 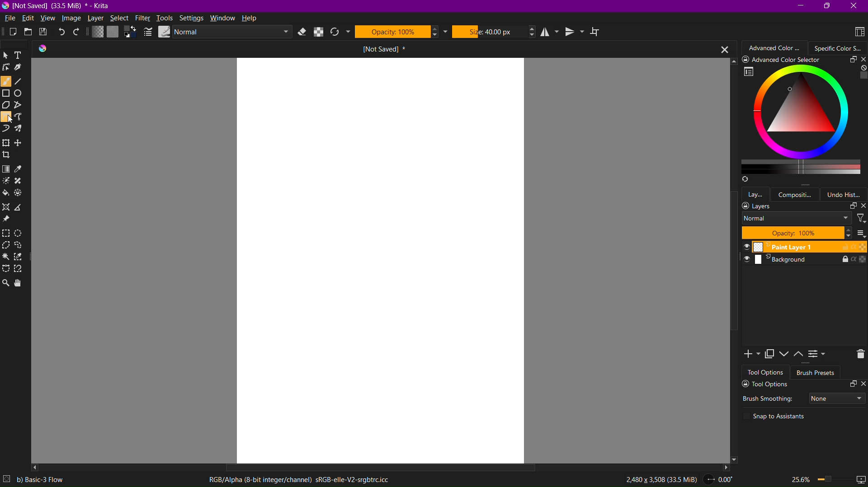 What do you see at coordinates (21, 194) in the screenshot?
I see `Enclose and fill tool` at bounding box center [21, 194].